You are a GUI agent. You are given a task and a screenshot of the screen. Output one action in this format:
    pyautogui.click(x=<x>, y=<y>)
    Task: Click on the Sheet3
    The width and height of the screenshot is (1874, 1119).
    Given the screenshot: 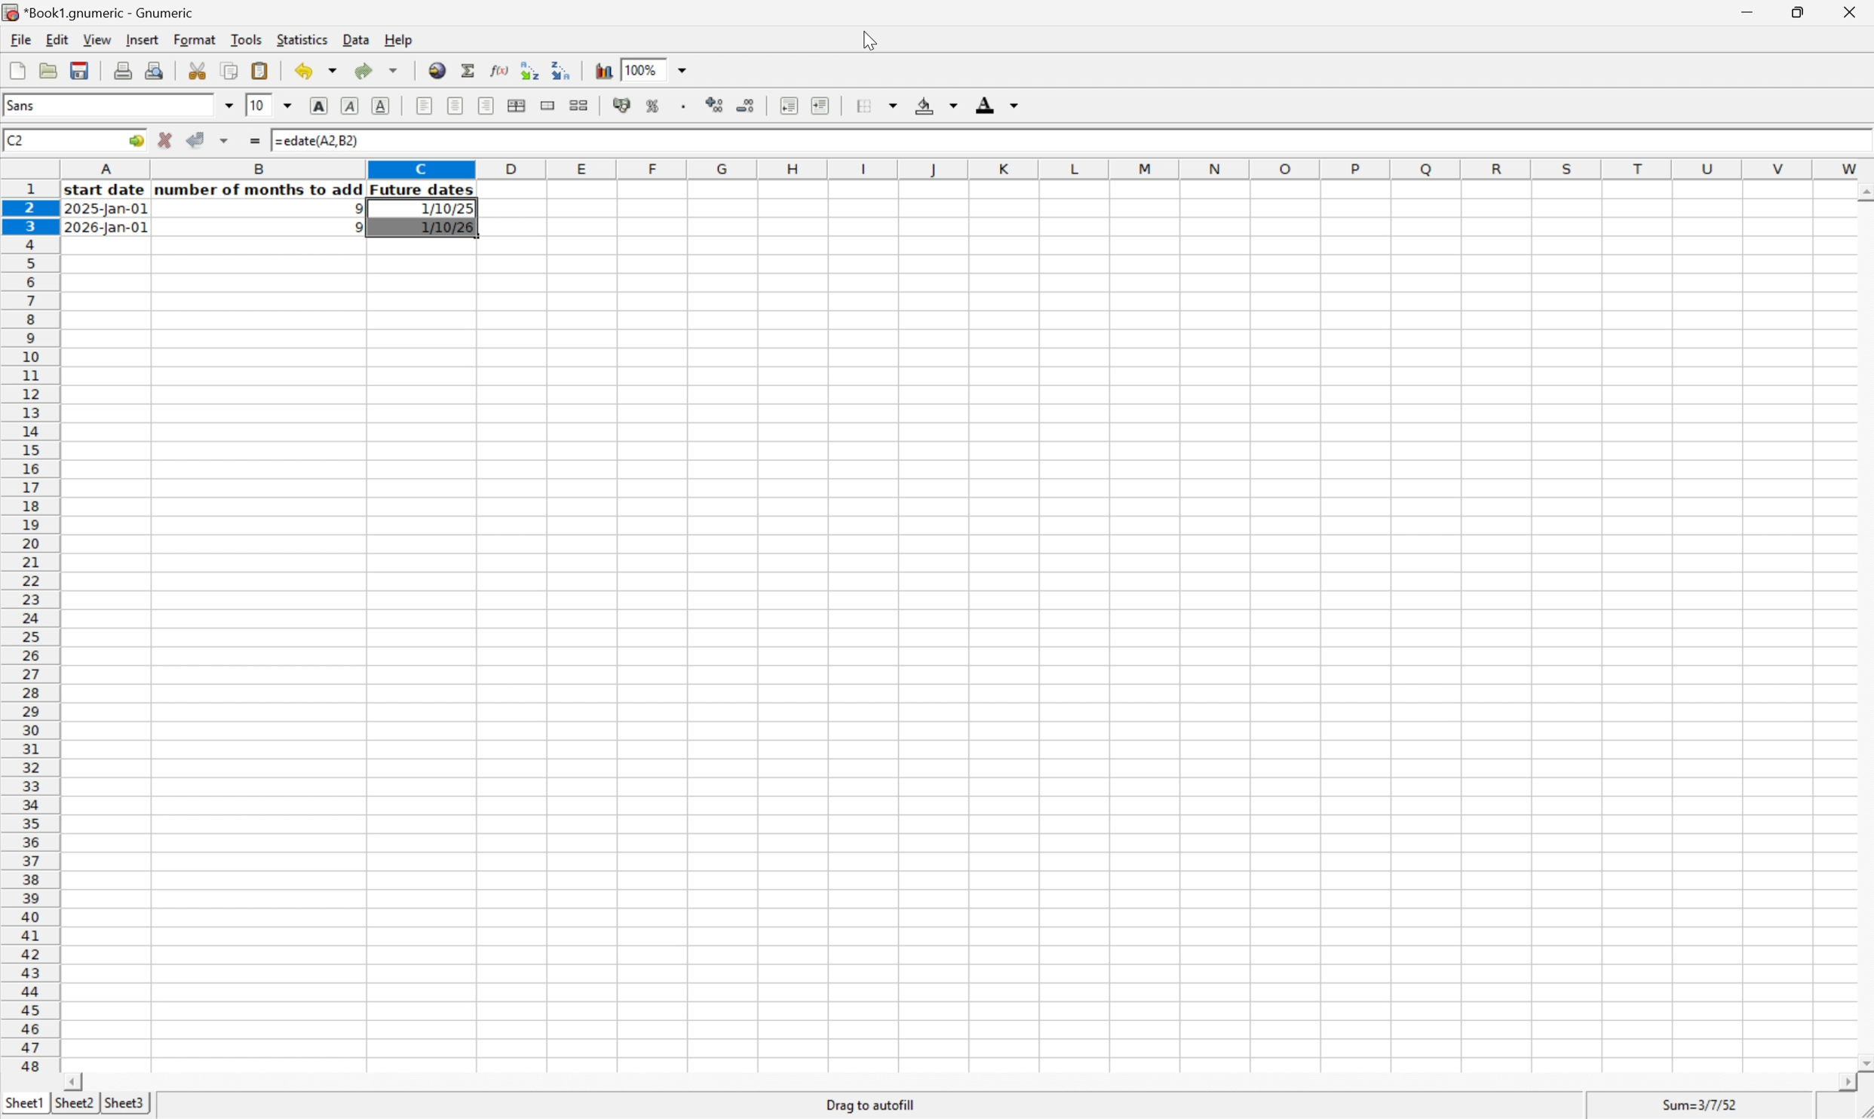 What is the action you would take?
    pyautogui.click(x=127, y=1105)
    